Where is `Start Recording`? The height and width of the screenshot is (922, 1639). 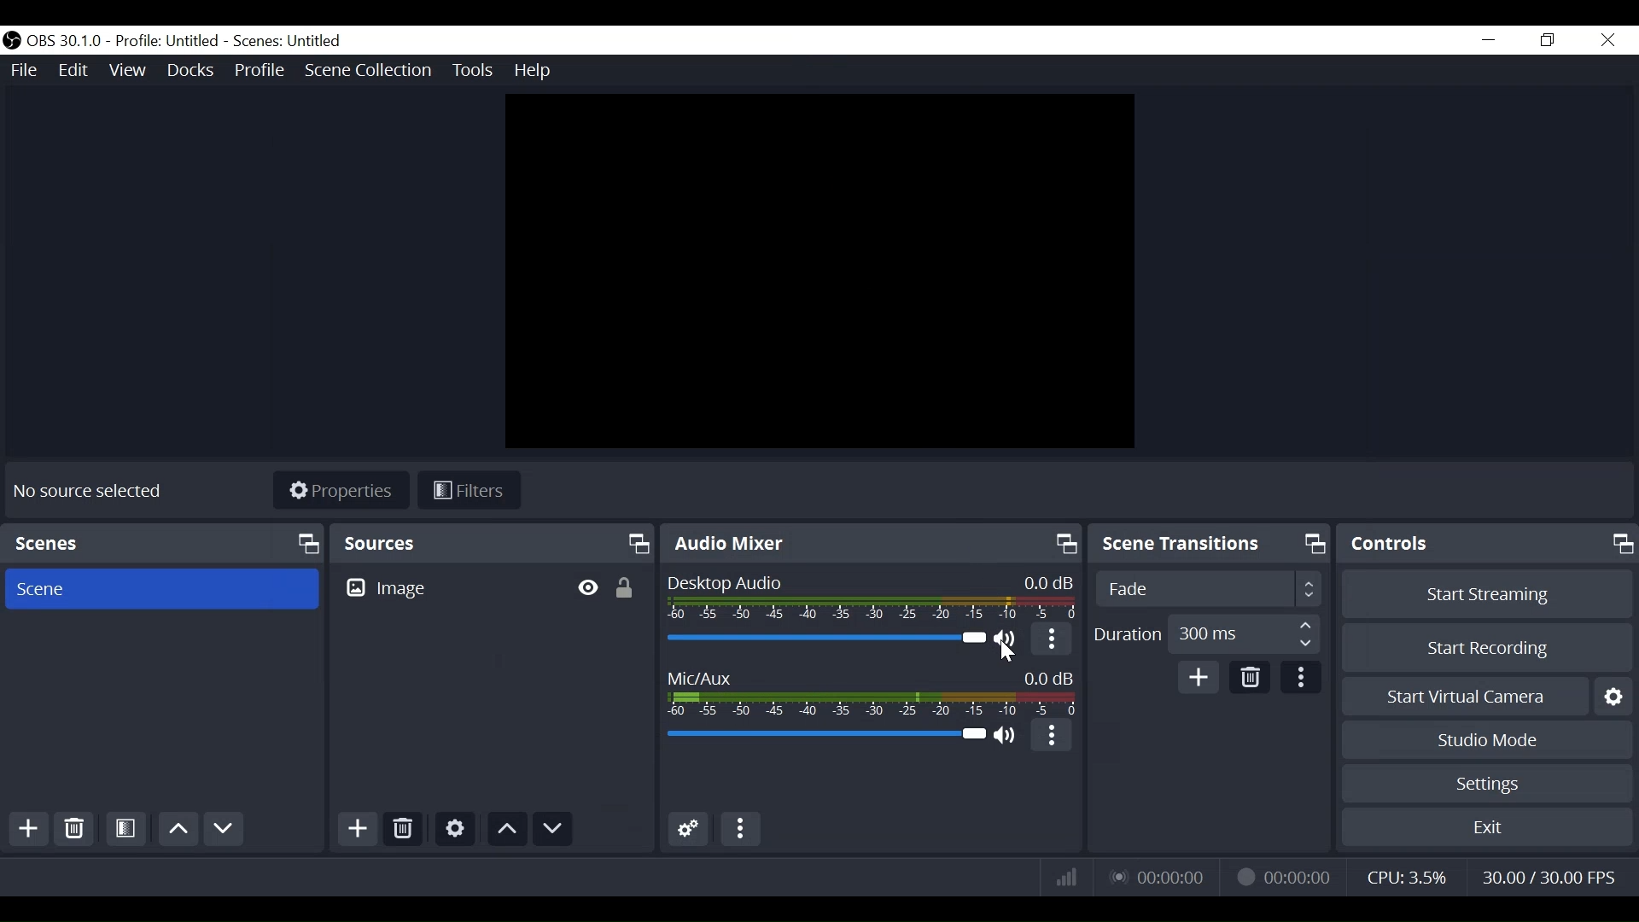 Start Recording is located at coordinates (1487, 648).